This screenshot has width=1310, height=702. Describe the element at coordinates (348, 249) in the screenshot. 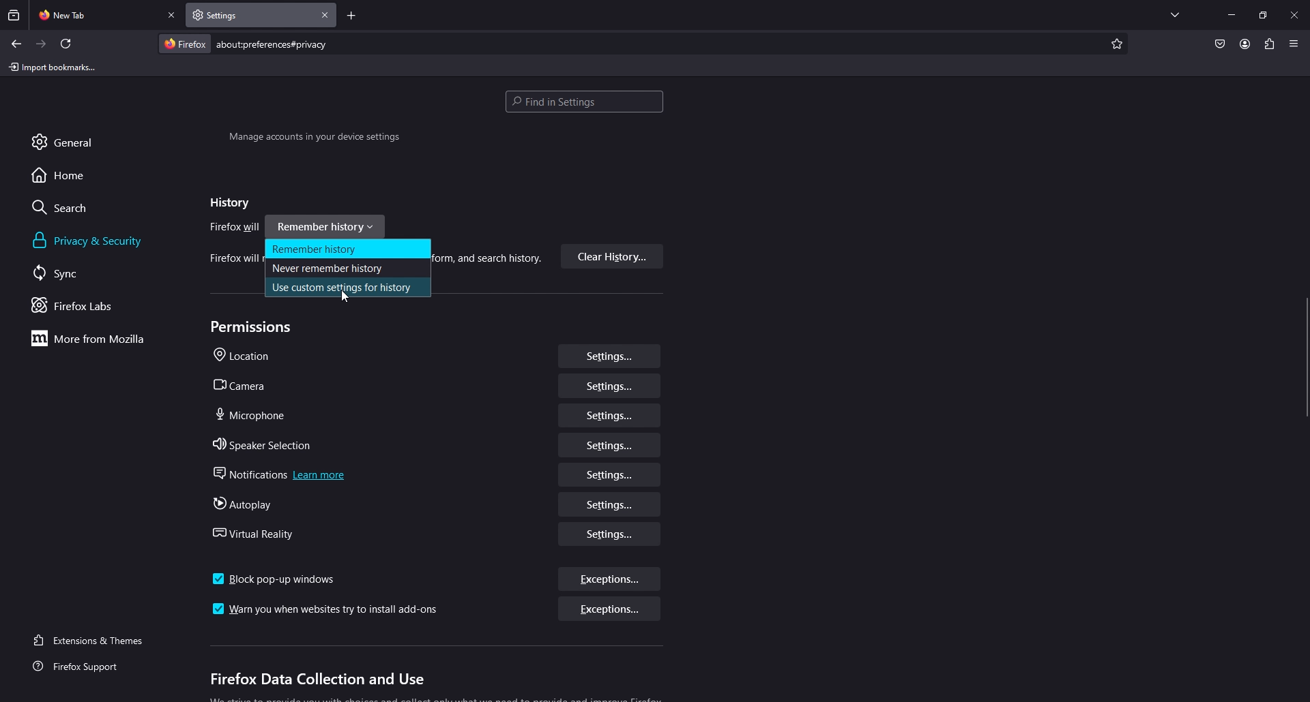

I see `remember history` at that location.